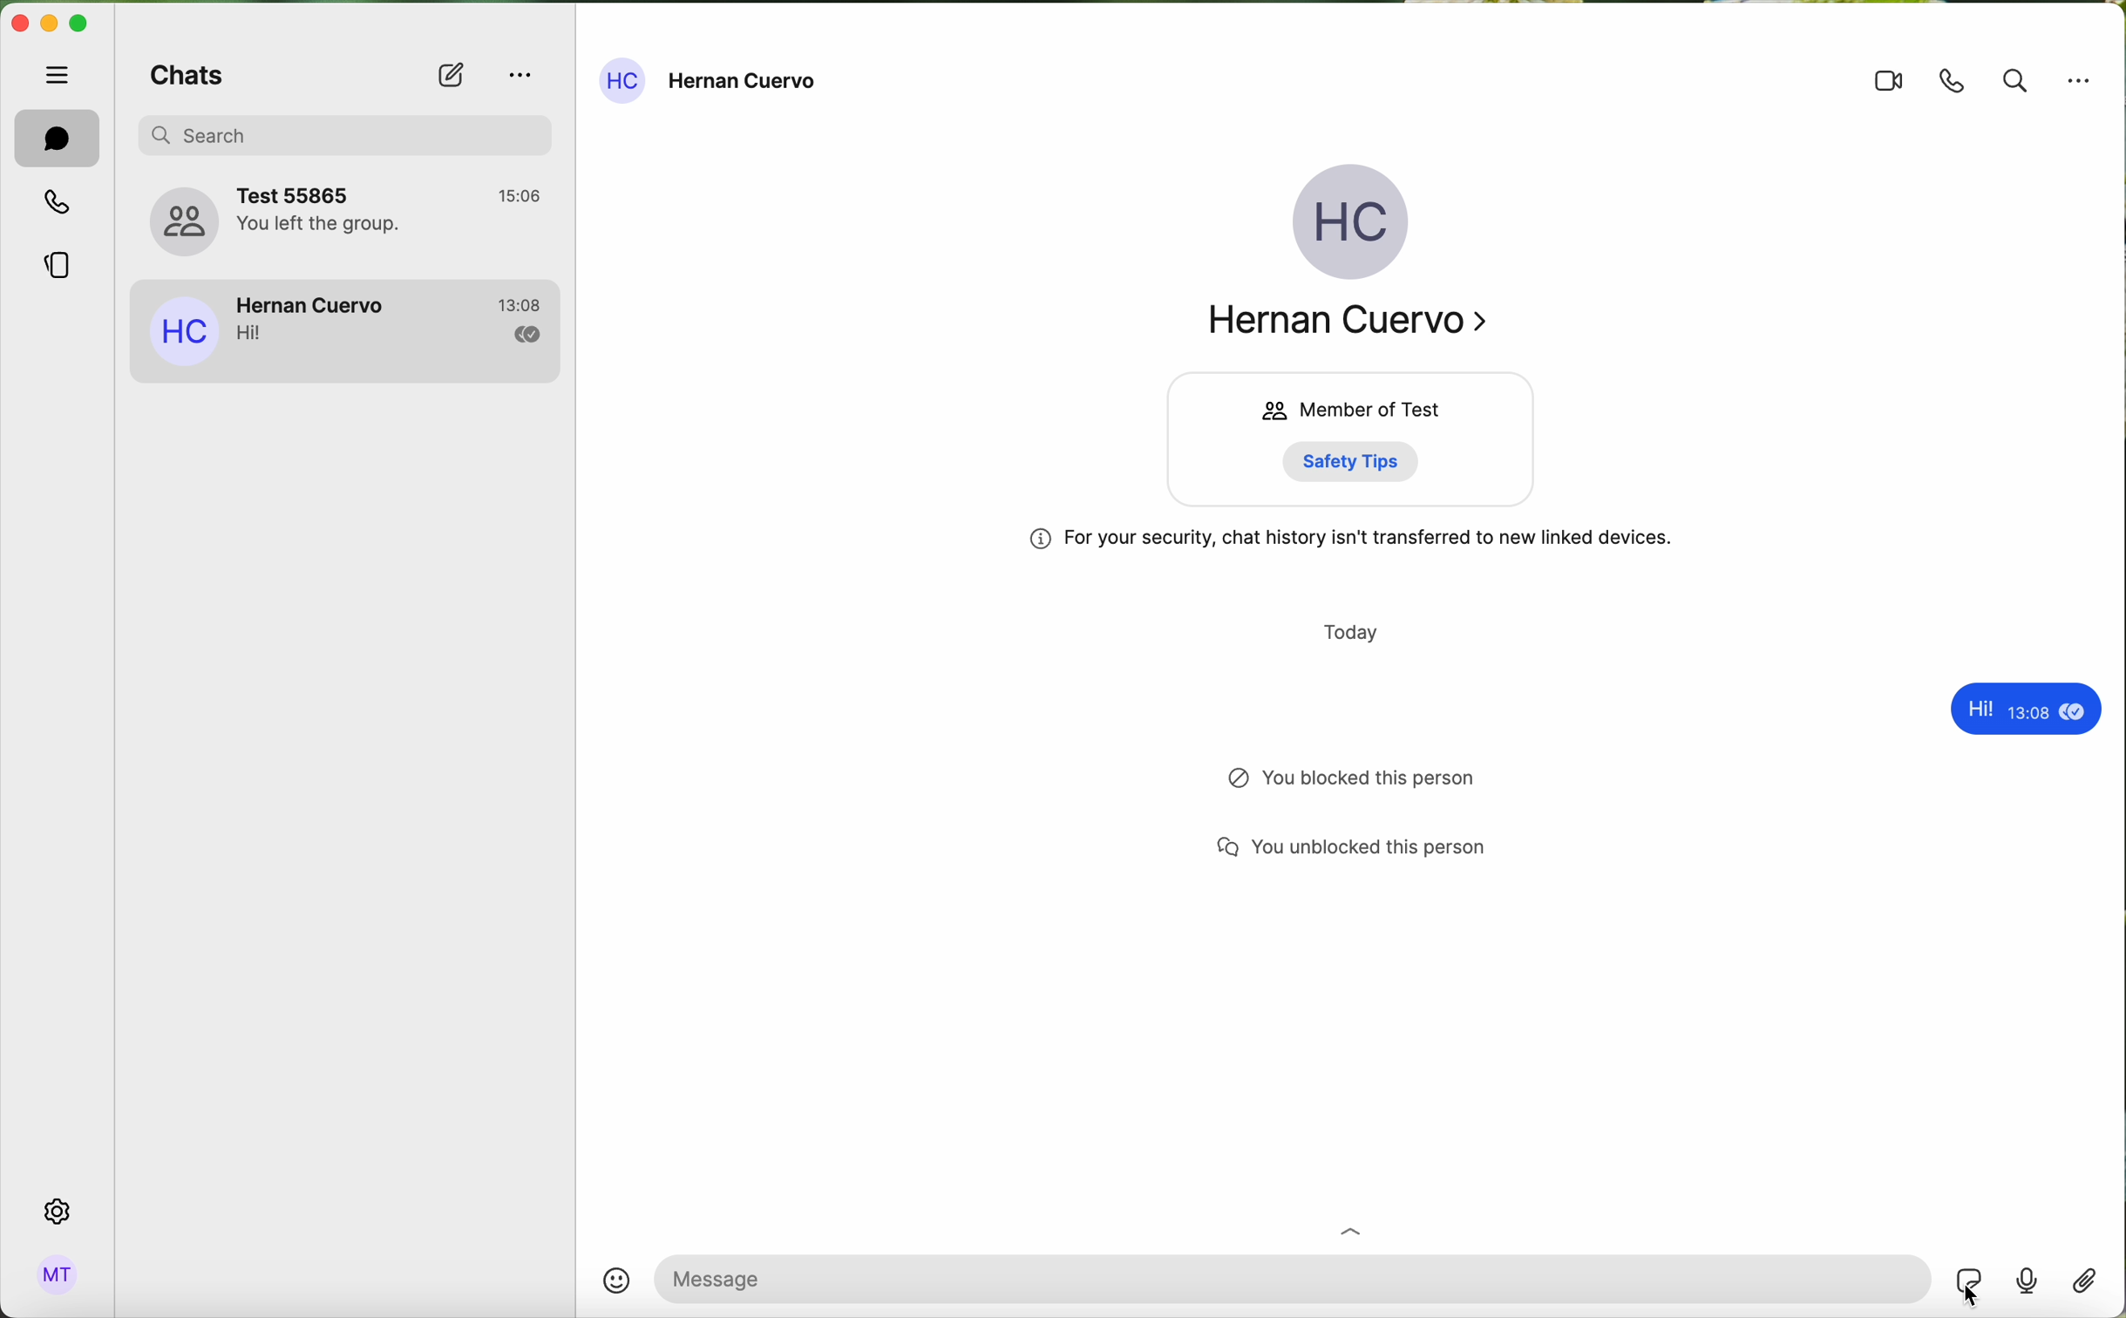  I want to click on name of contact, so click(712, 81).